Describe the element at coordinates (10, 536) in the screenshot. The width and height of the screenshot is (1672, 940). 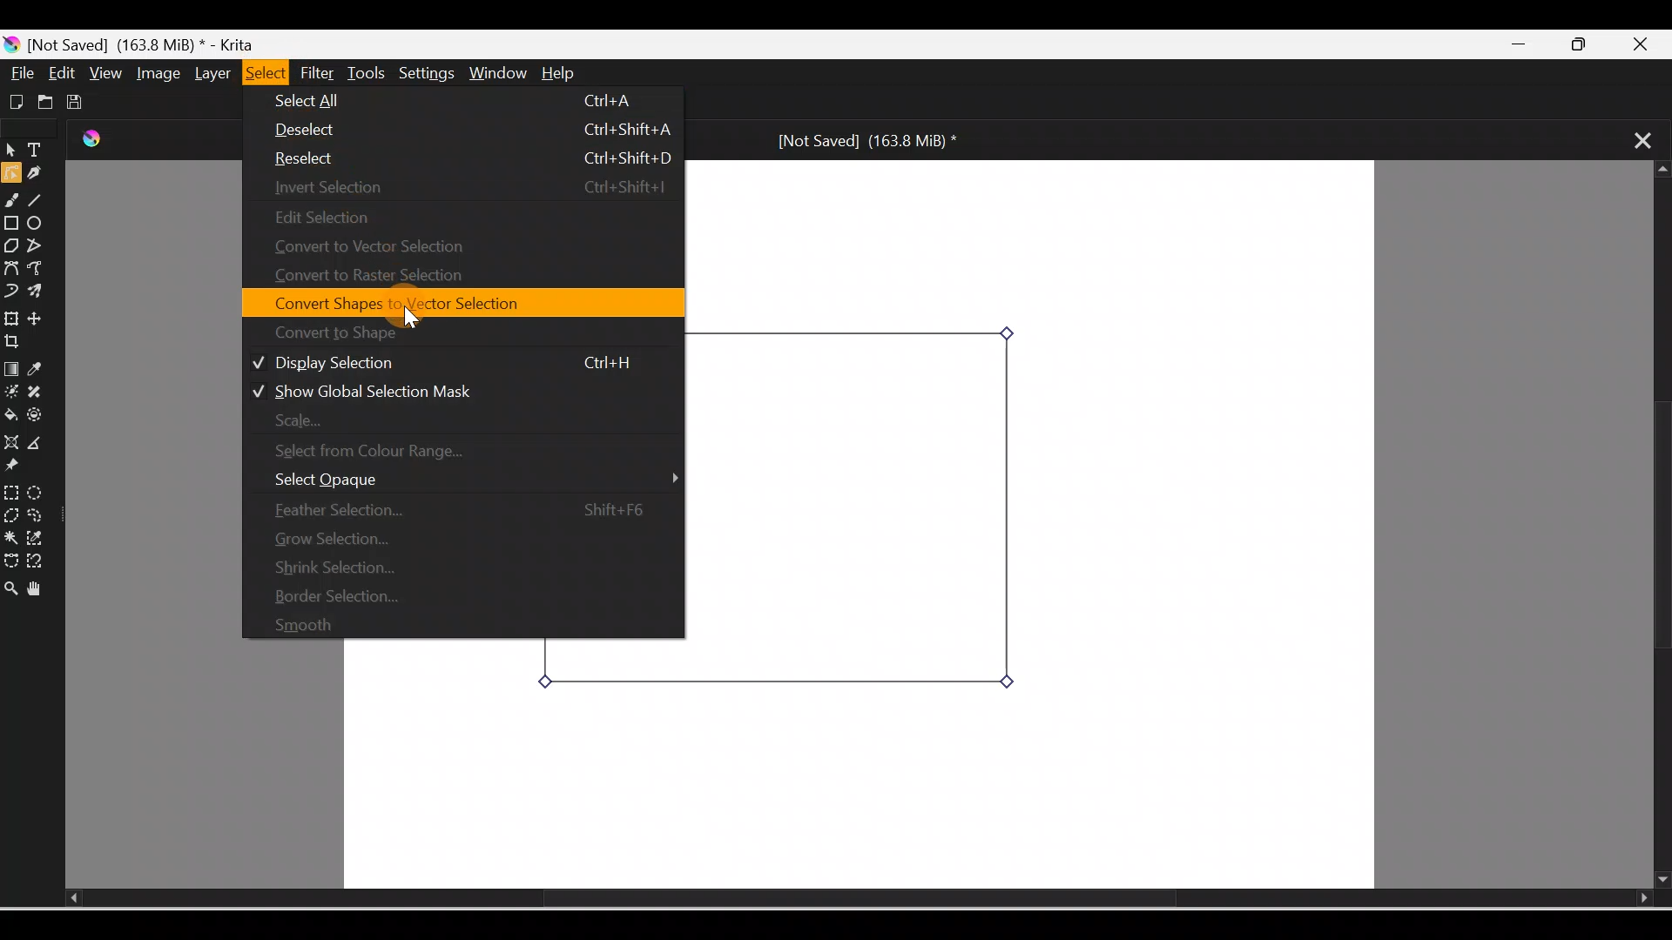
I see `Contiguous selection tool` at that location.